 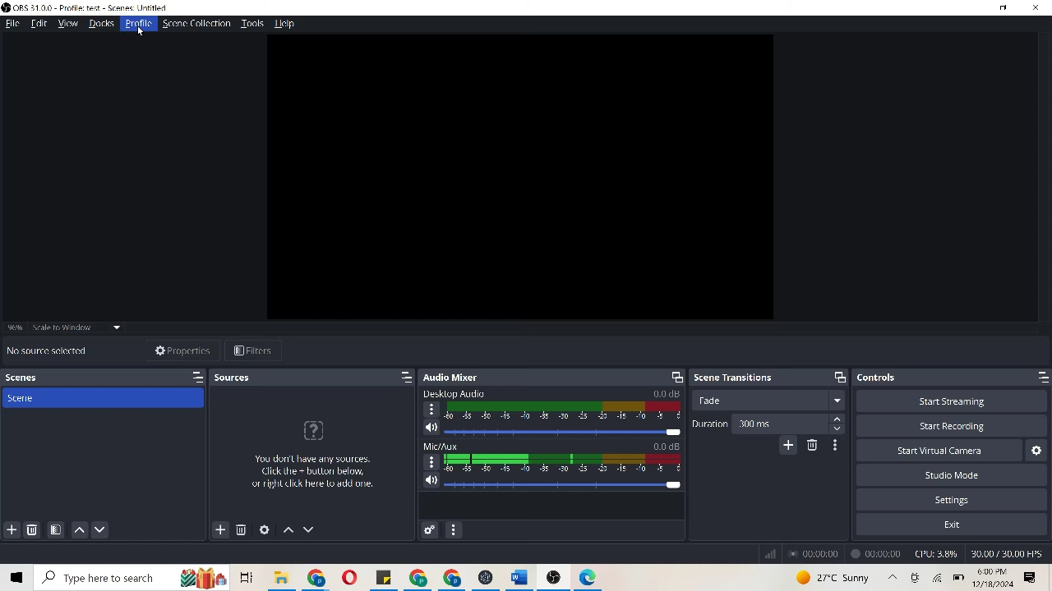 I want to click on audio mixer, so click(x=459, y=376).